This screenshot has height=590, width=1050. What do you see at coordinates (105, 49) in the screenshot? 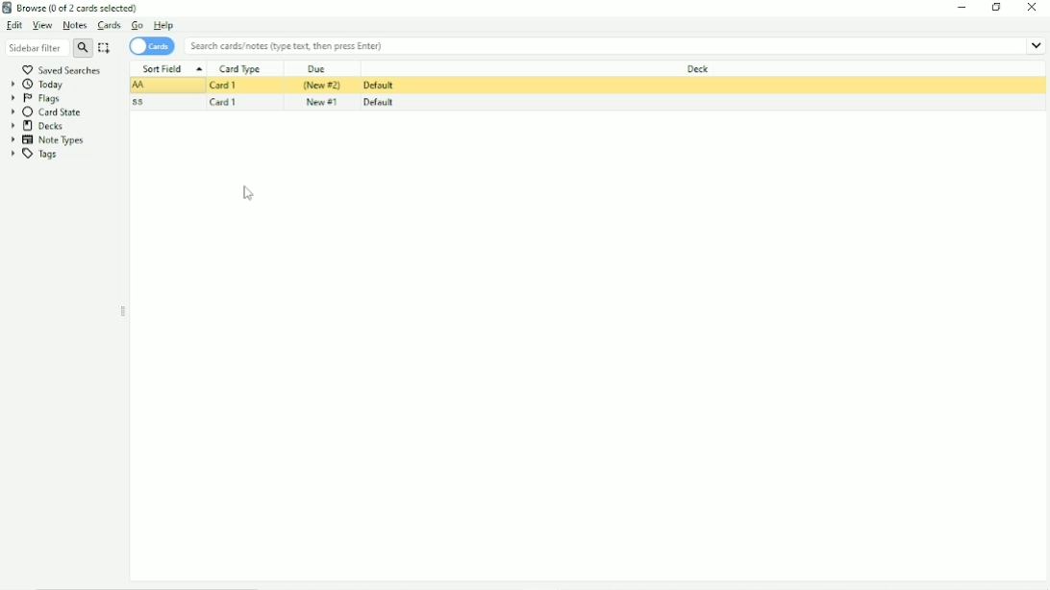
I see `Select` at bounding box center [105, 49].